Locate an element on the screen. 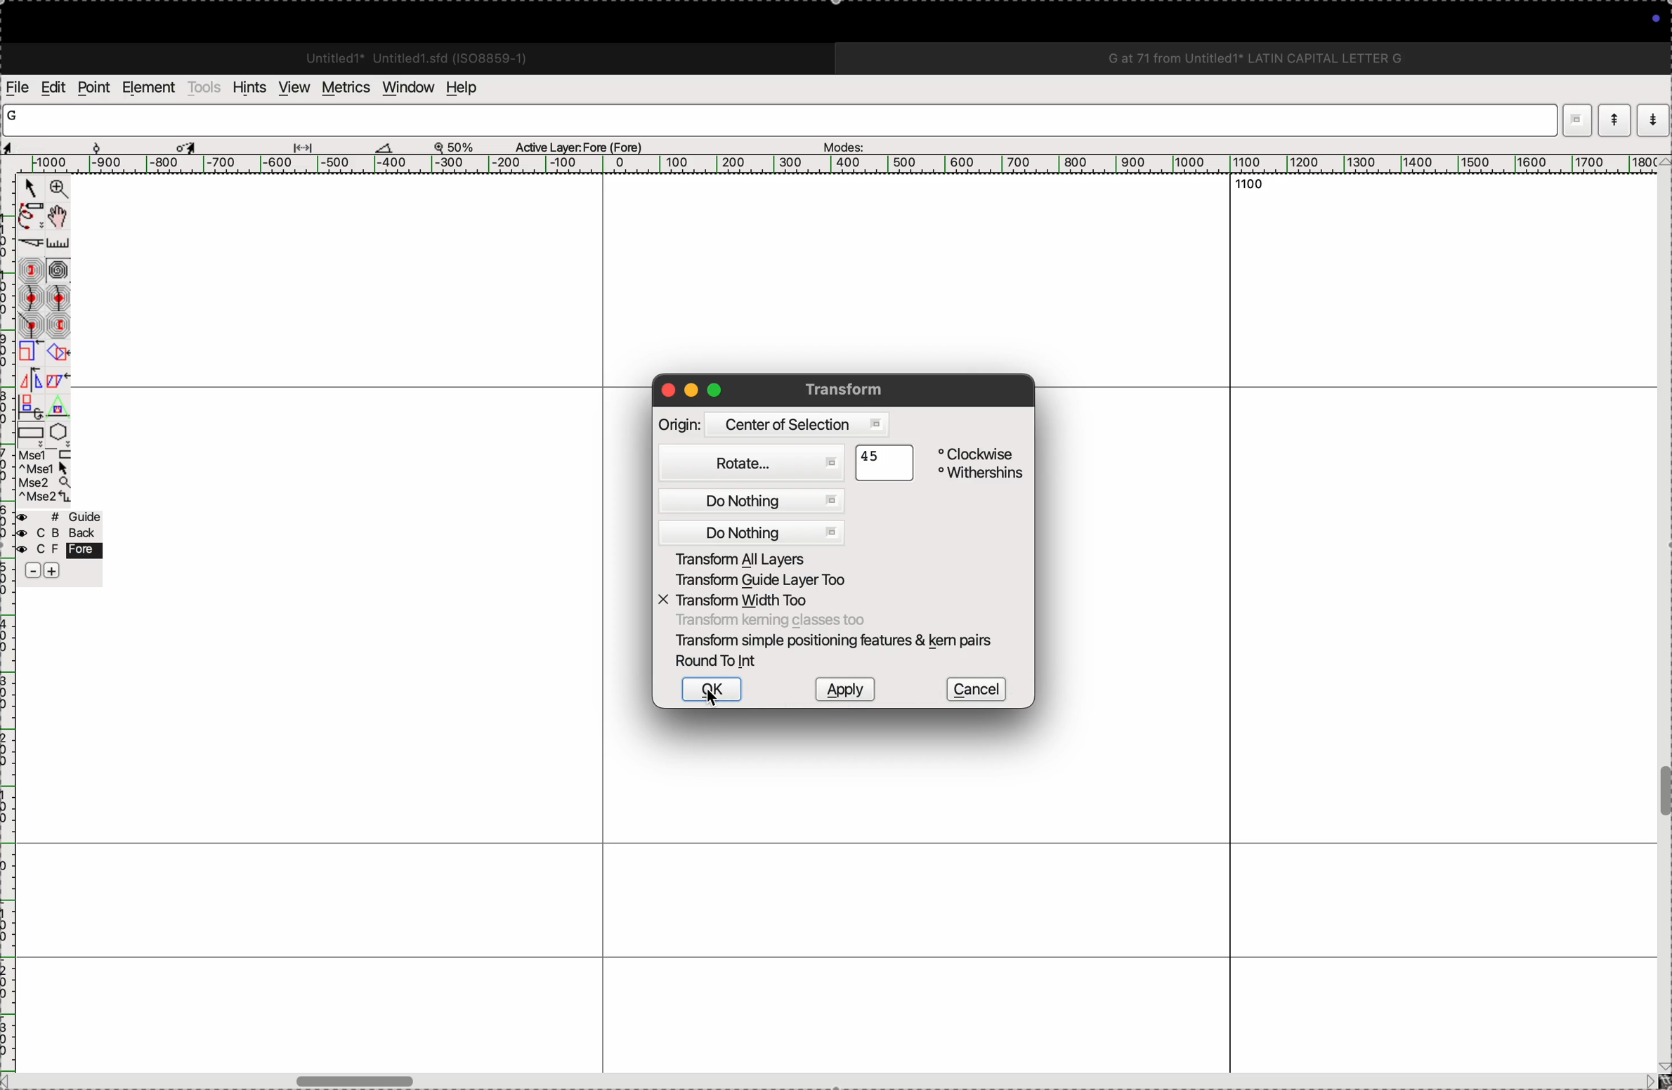  rectangle/ellipse is located at coordinates (32, 433).